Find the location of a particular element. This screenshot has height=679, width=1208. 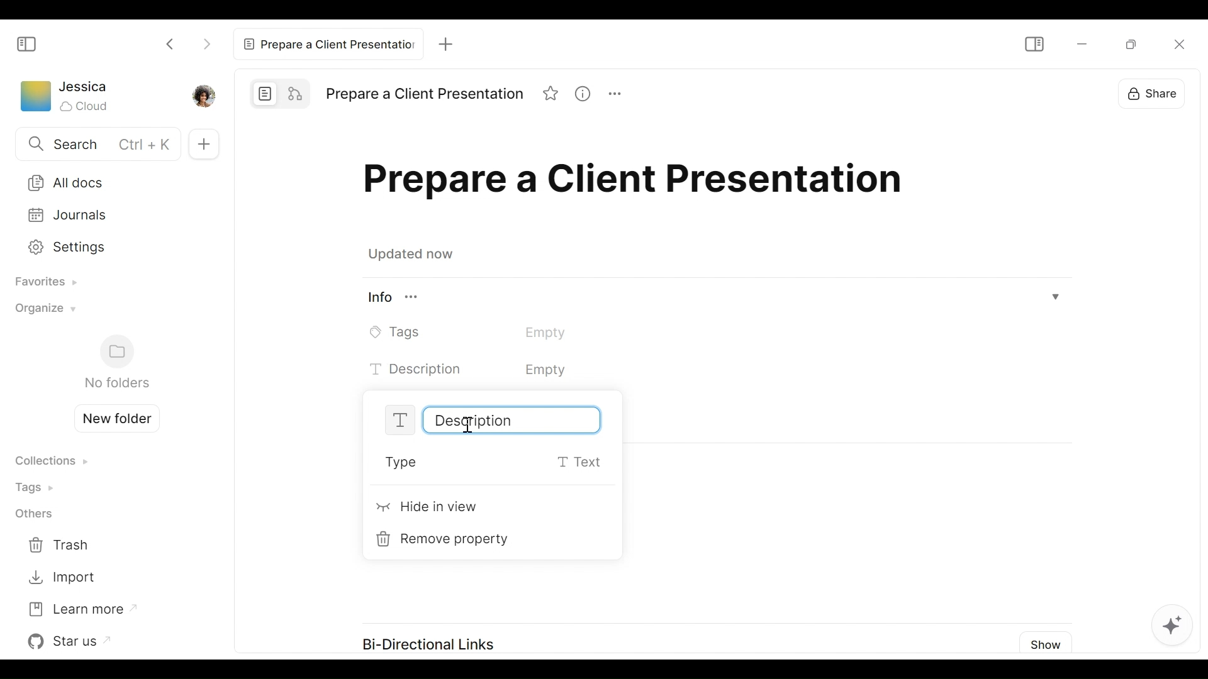

Favorites is located at coordinates (42, 283).